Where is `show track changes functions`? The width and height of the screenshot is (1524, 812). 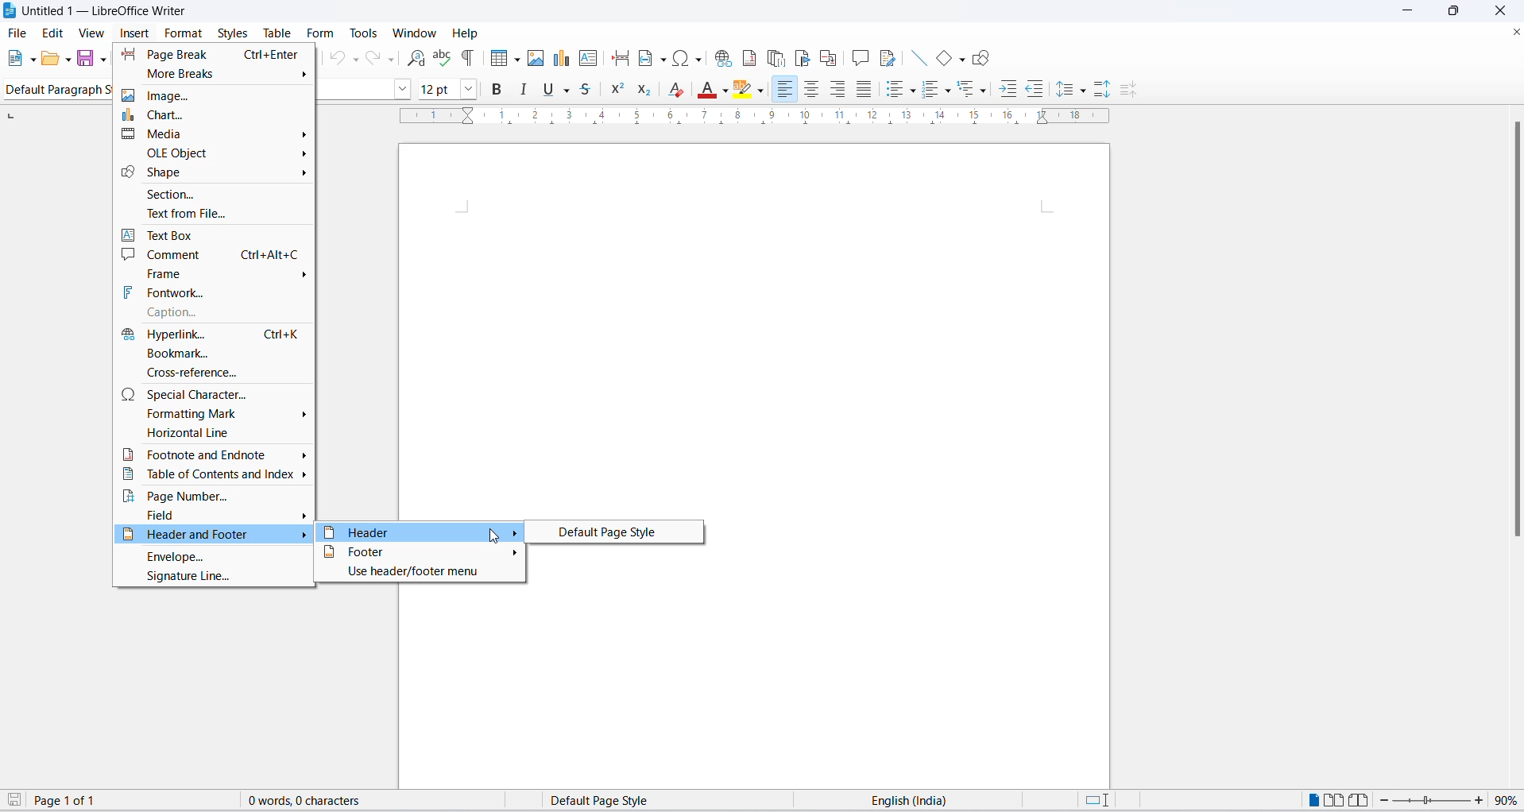 show track changes functions is located at coordinates (886, 57).